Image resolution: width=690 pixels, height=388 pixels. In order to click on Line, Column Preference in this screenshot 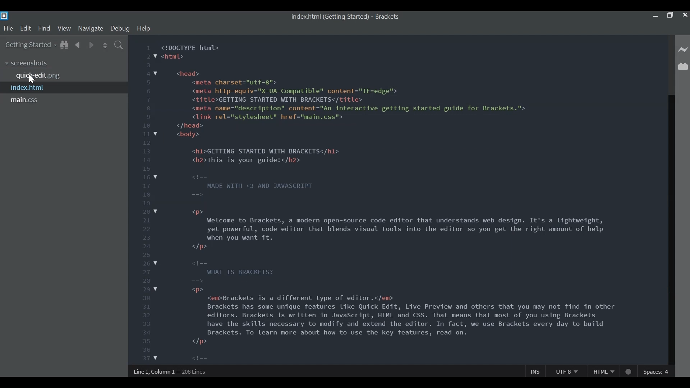, I will do `click(172, 371)`.